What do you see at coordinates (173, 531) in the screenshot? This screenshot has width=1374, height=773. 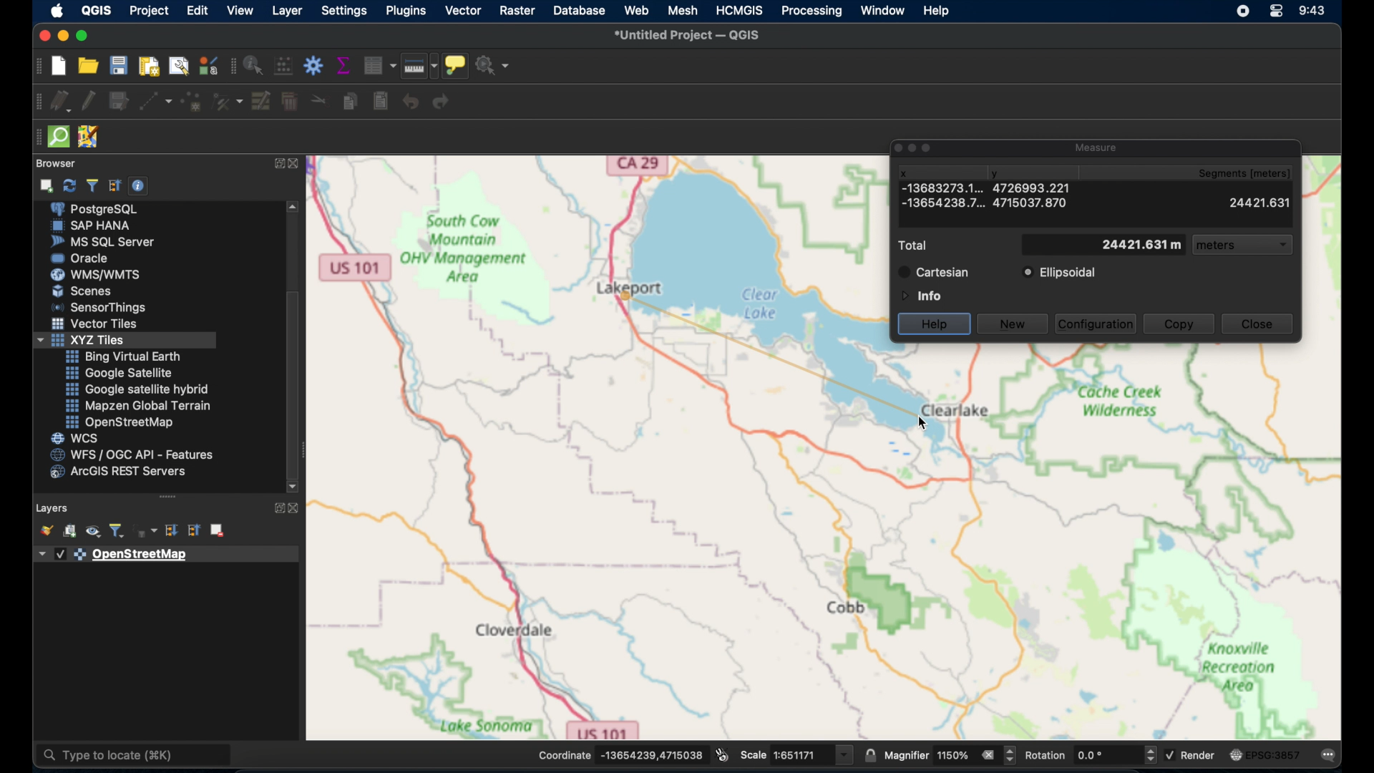 I see `expand all` at bounding box center [173, 531].